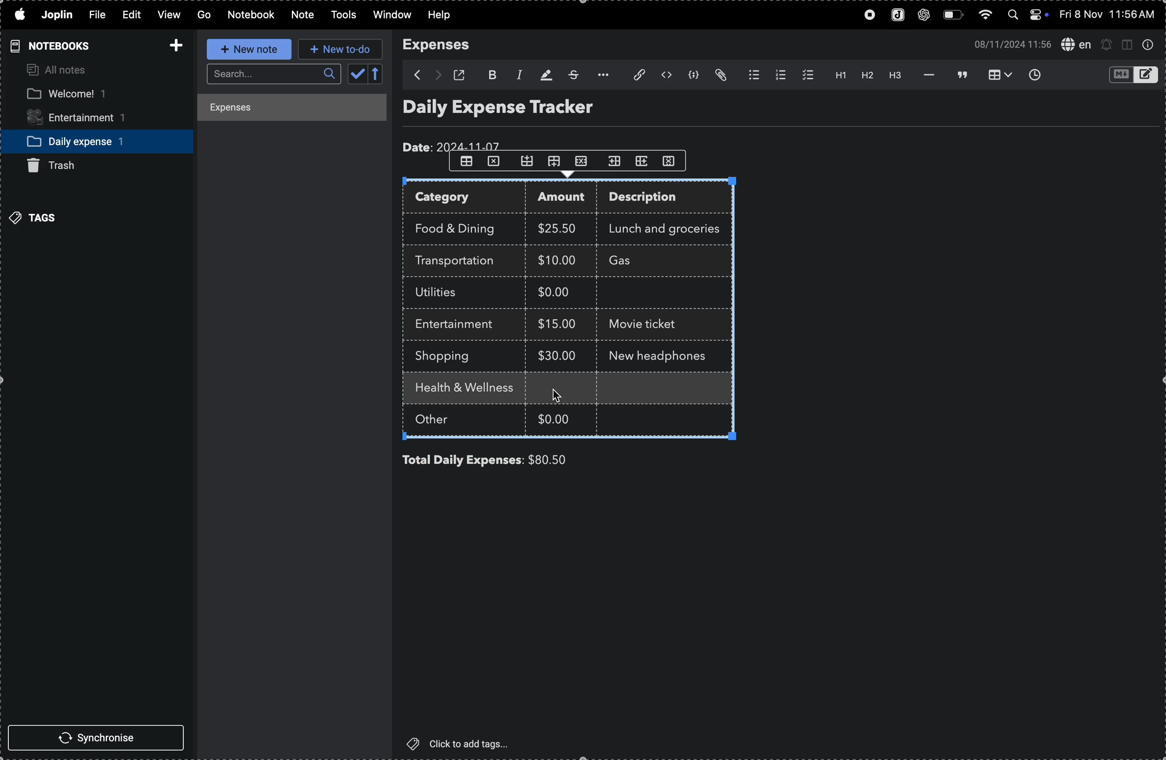 The image size is (1166, 760). I want to click on record, so click(866, 16).